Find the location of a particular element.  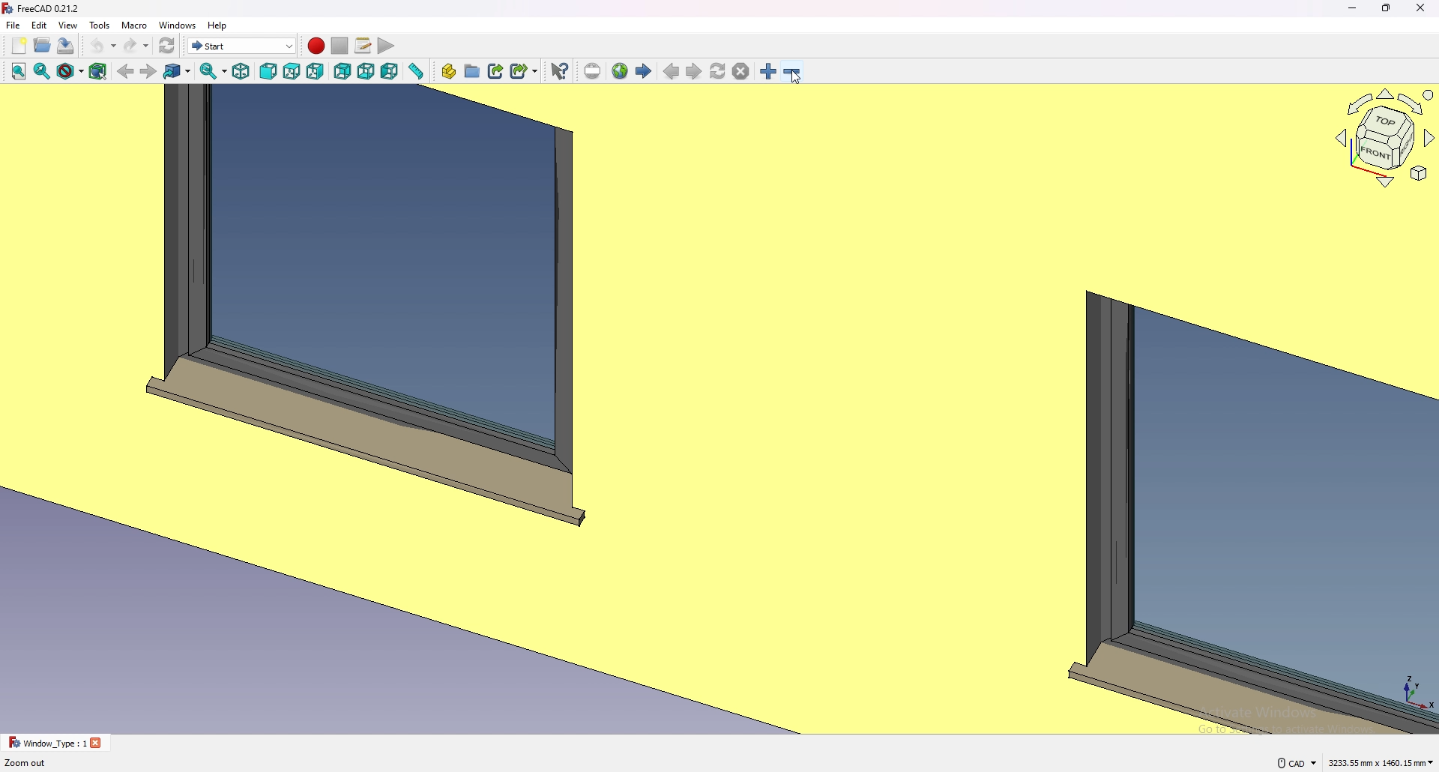

tab 1 is located at coordinates (55, 743).